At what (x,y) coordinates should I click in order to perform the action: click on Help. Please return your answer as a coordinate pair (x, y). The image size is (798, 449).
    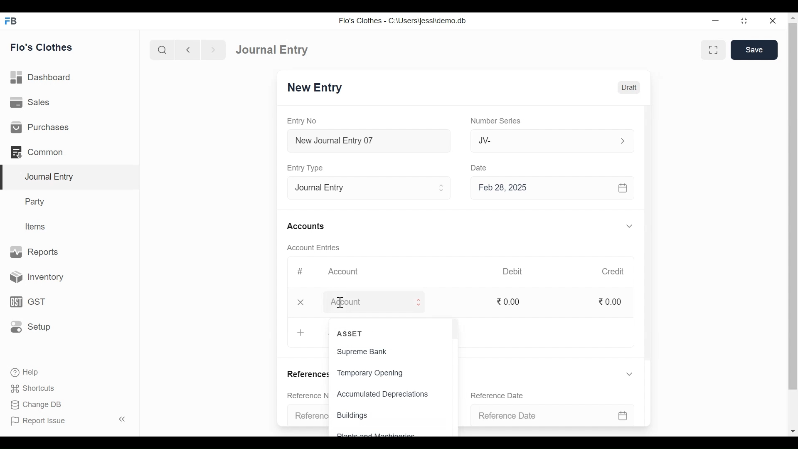
    Looking at the image, I should click on (24, 371).